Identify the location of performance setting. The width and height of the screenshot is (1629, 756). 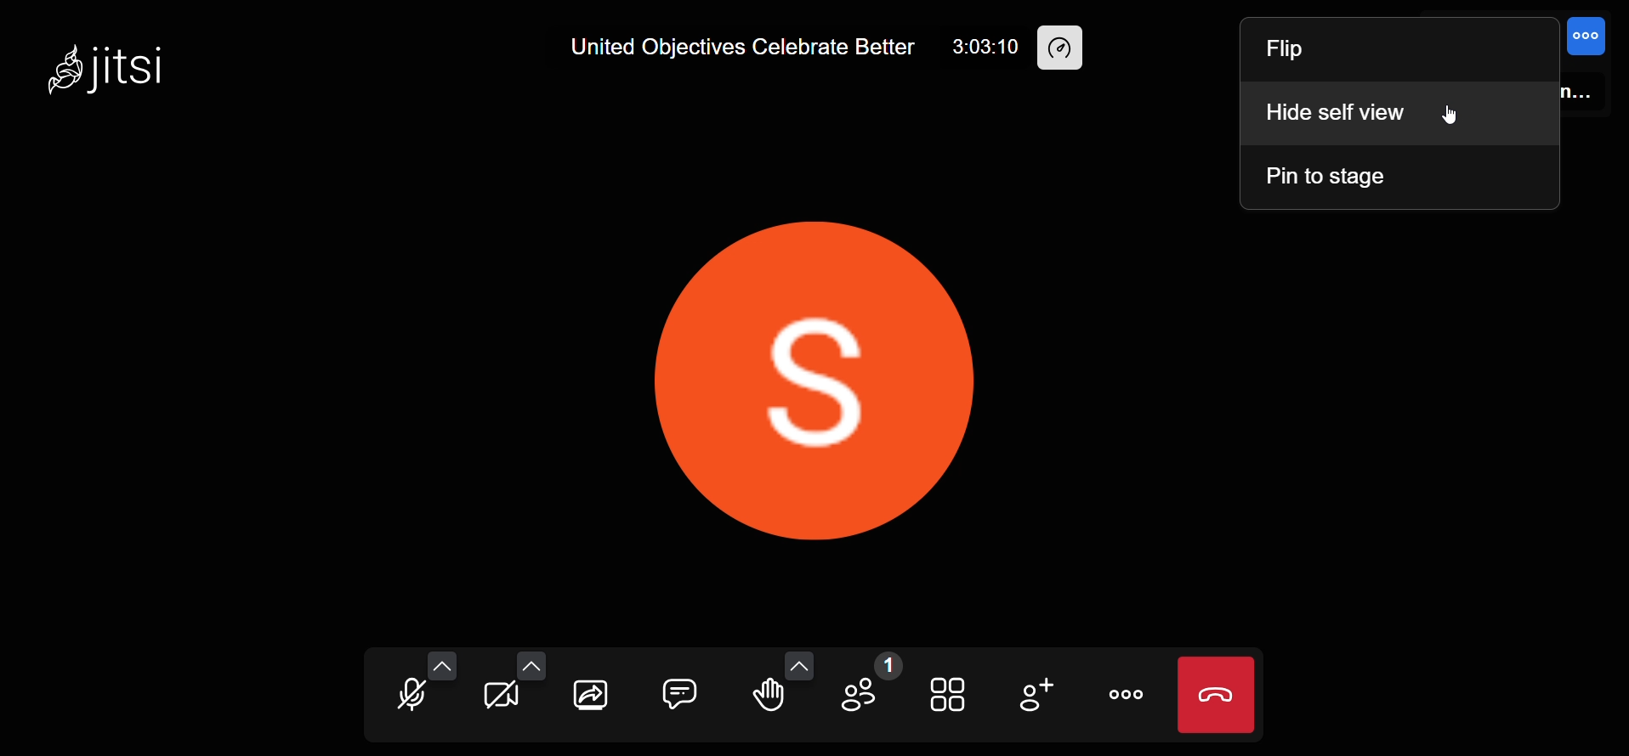
(1062, 48).